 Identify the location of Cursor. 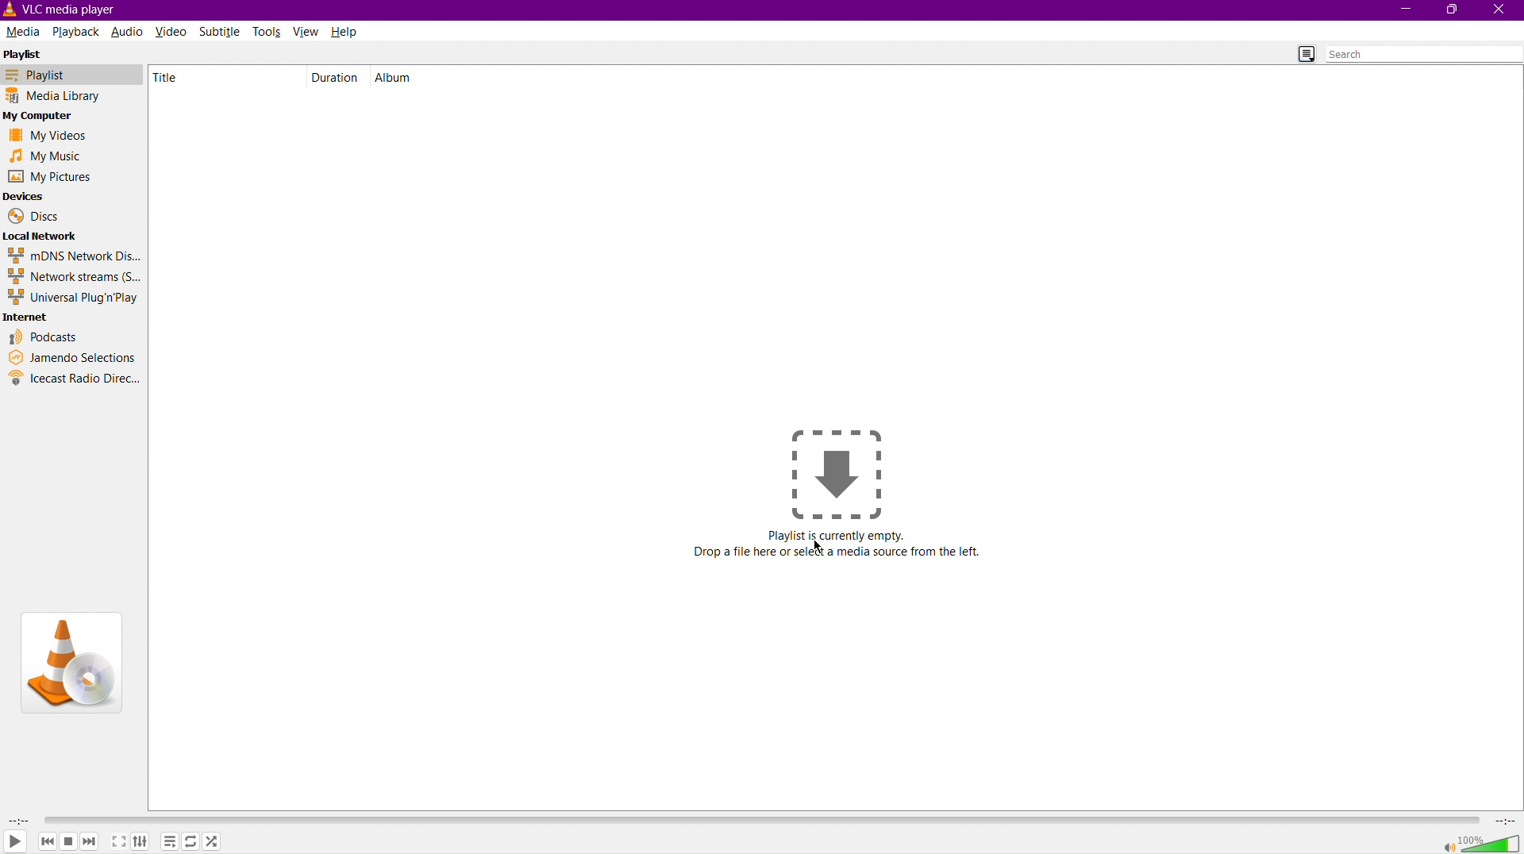
(819, 546).